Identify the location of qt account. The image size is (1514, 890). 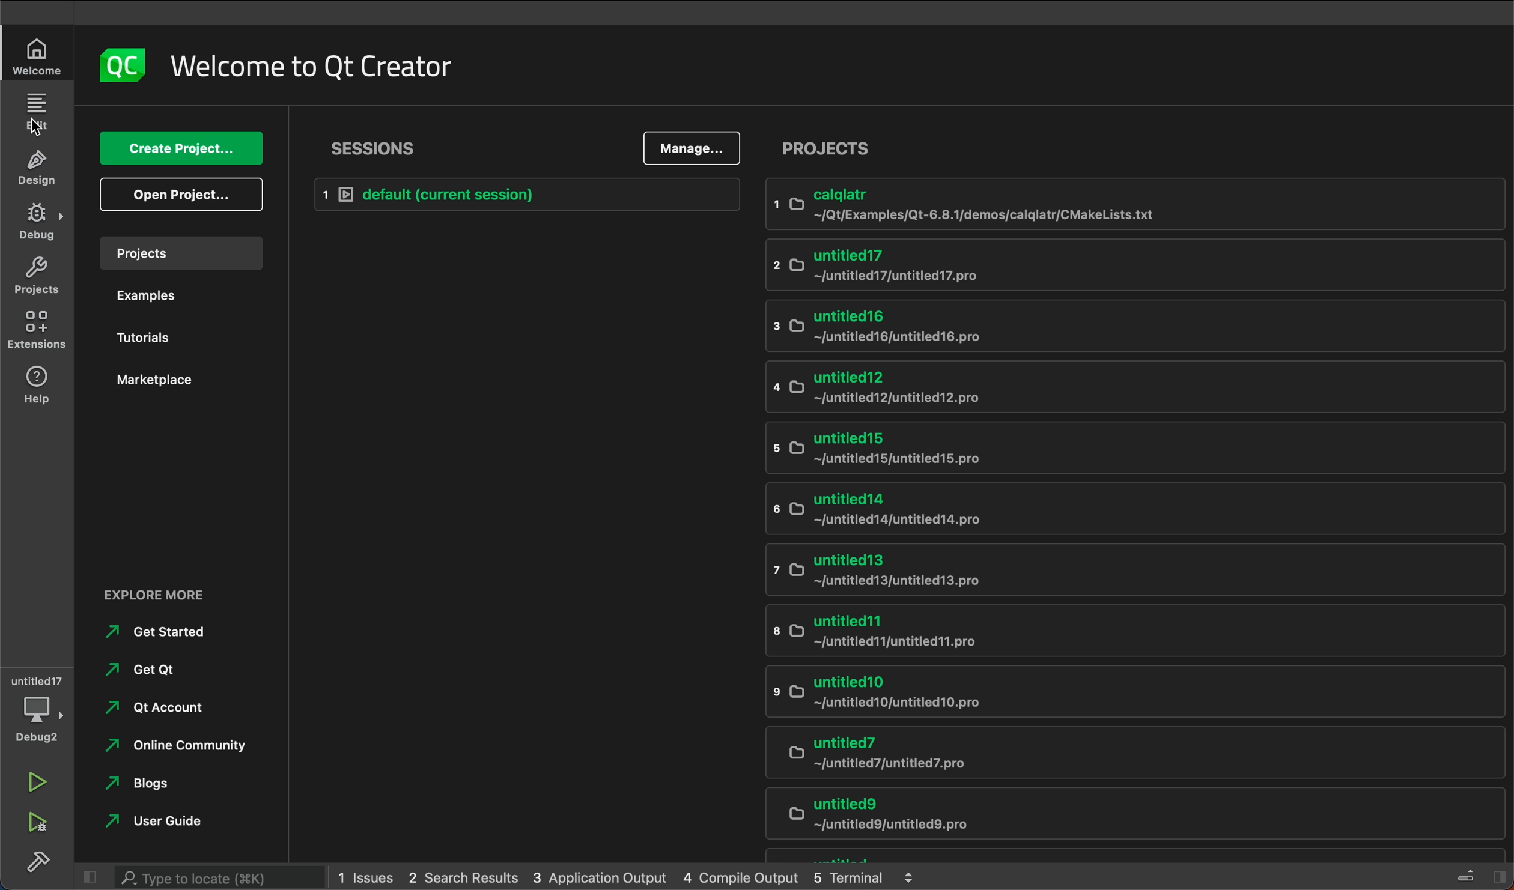
(147, 710).